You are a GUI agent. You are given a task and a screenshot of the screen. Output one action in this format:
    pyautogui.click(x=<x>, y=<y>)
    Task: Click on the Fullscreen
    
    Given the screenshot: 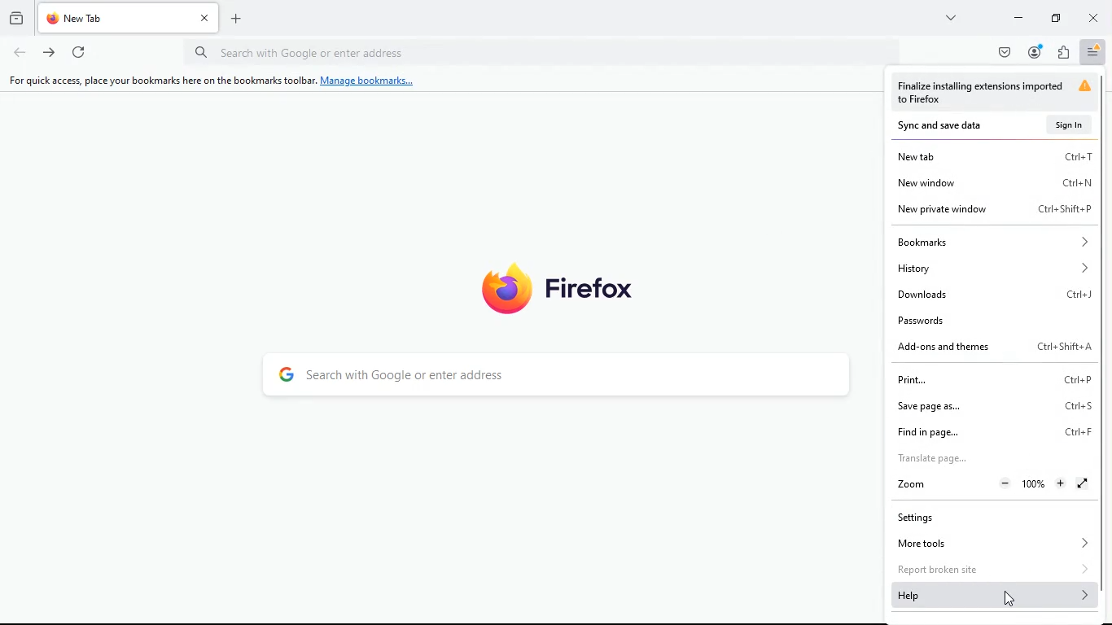 What is the action you would take?
    pyautogui.click(x=1085, y=483)
    